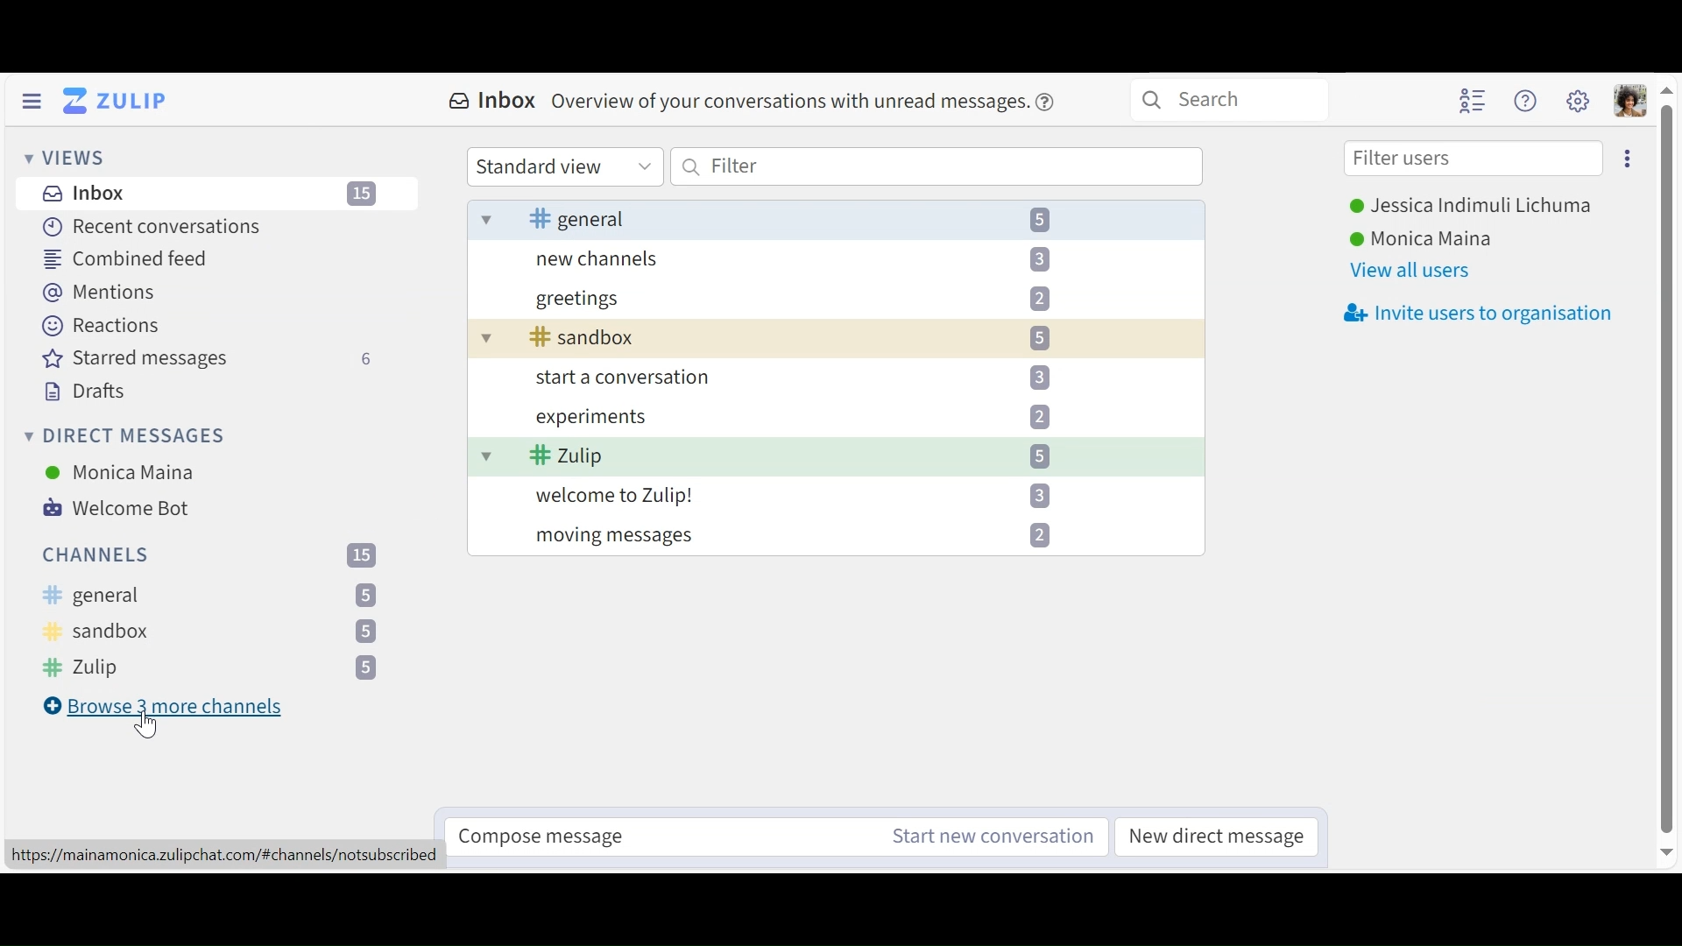 The width and height of the screenshot is (1682, 946). What do you see at coordinates (1667, 470) in the screenshot?
I see `Vertical scrollbar` at bounding box center [1667, 470].